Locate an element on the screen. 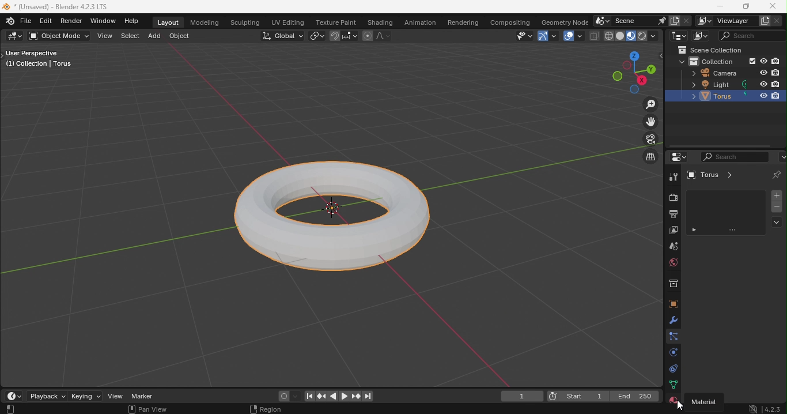 The height and width of the screenshot is (414, 787). Jump to first/last frame in frame range is located at coordinates (307, 397).